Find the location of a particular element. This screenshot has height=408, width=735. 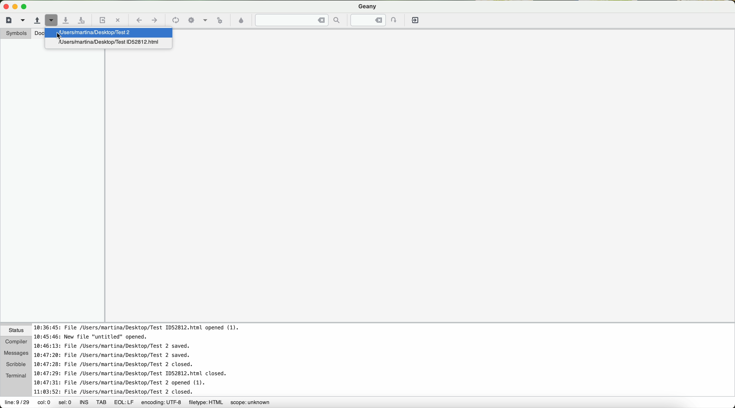

save all open files is located at coordinates (81, 21).